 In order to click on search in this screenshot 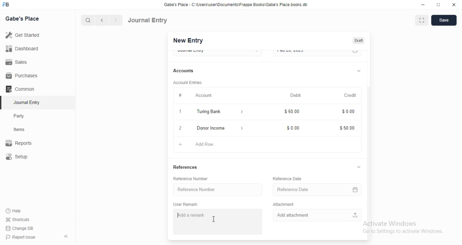, I will do `click(88, 20)`.